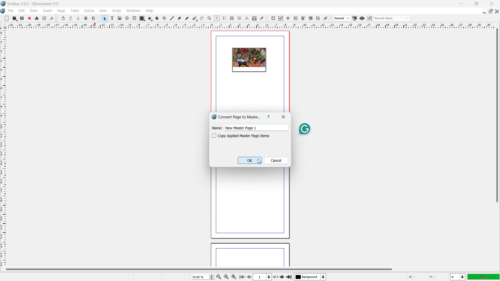 The height and width of the screenshot is (281, 500). Describe the element at coordinates (251, 25) in the screenshot. I see `horizontal ruler` at that location.